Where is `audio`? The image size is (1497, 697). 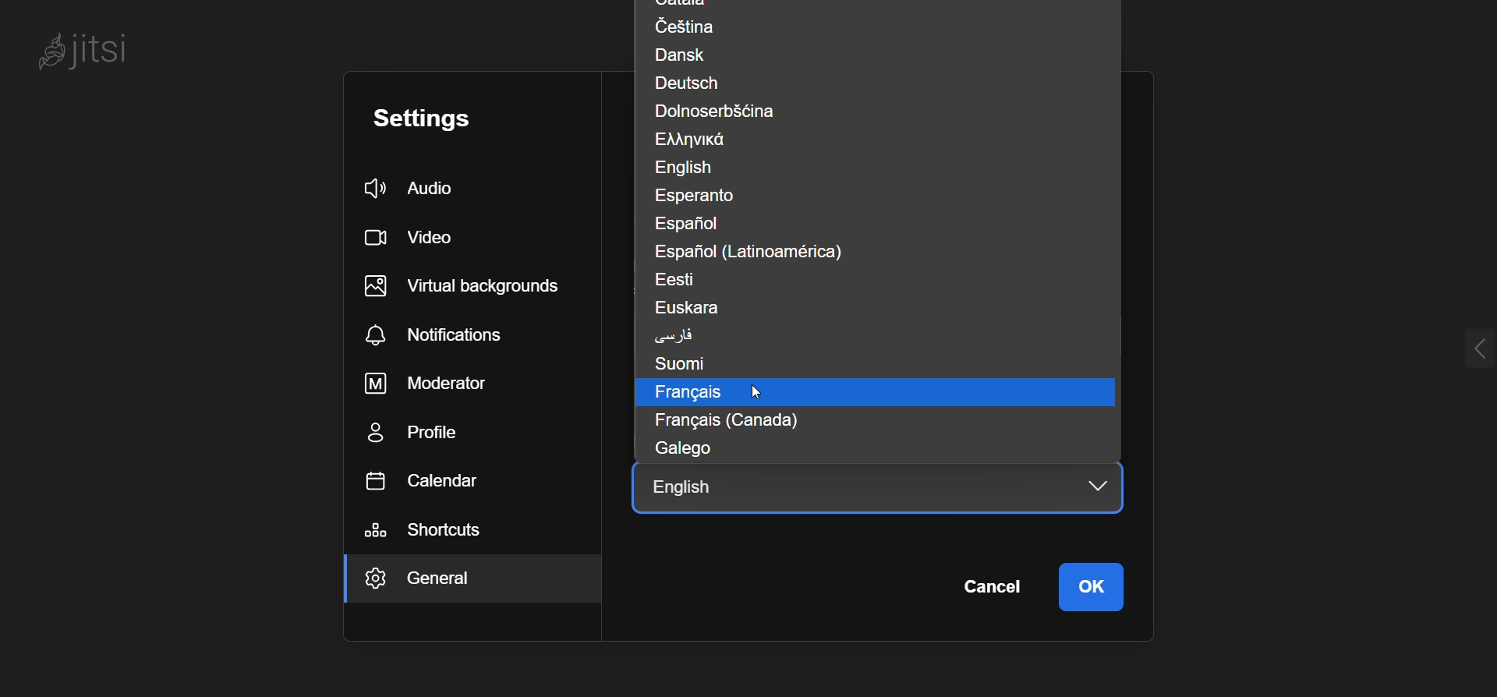 audio is located at coordinates (425, 186).